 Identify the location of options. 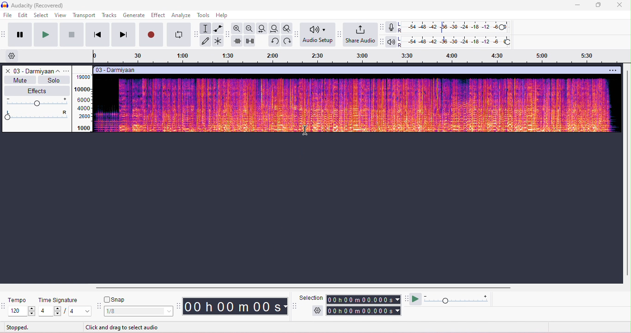
(613, 70).